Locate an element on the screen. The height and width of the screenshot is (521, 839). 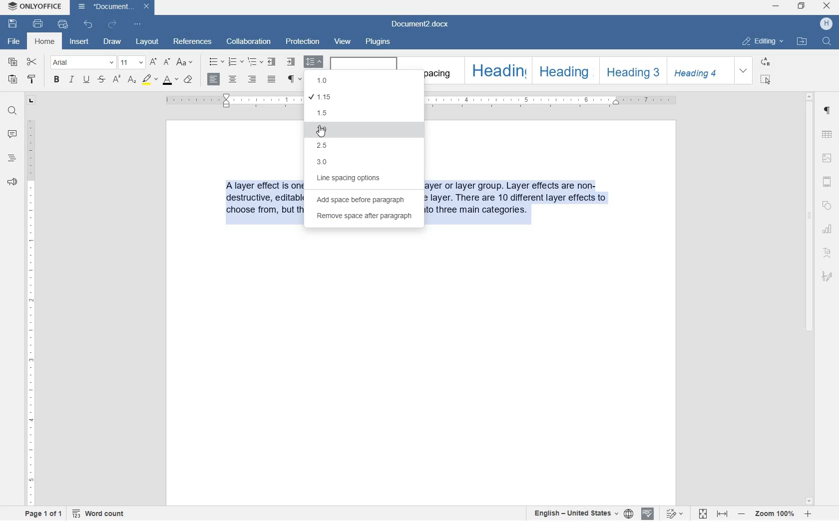
close is located at coordinates (828, 6).